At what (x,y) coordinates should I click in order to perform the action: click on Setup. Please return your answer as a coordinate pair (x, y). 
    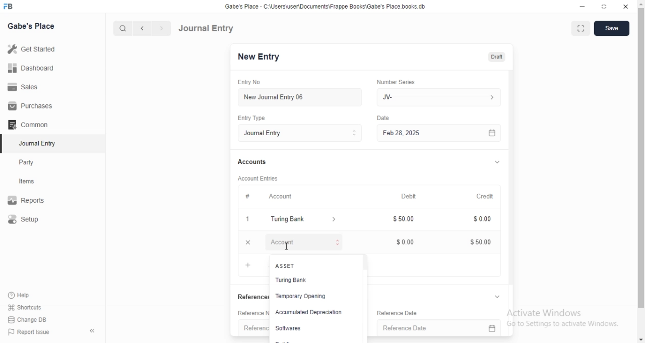
    Looking at the image, I should click on (33, 220).